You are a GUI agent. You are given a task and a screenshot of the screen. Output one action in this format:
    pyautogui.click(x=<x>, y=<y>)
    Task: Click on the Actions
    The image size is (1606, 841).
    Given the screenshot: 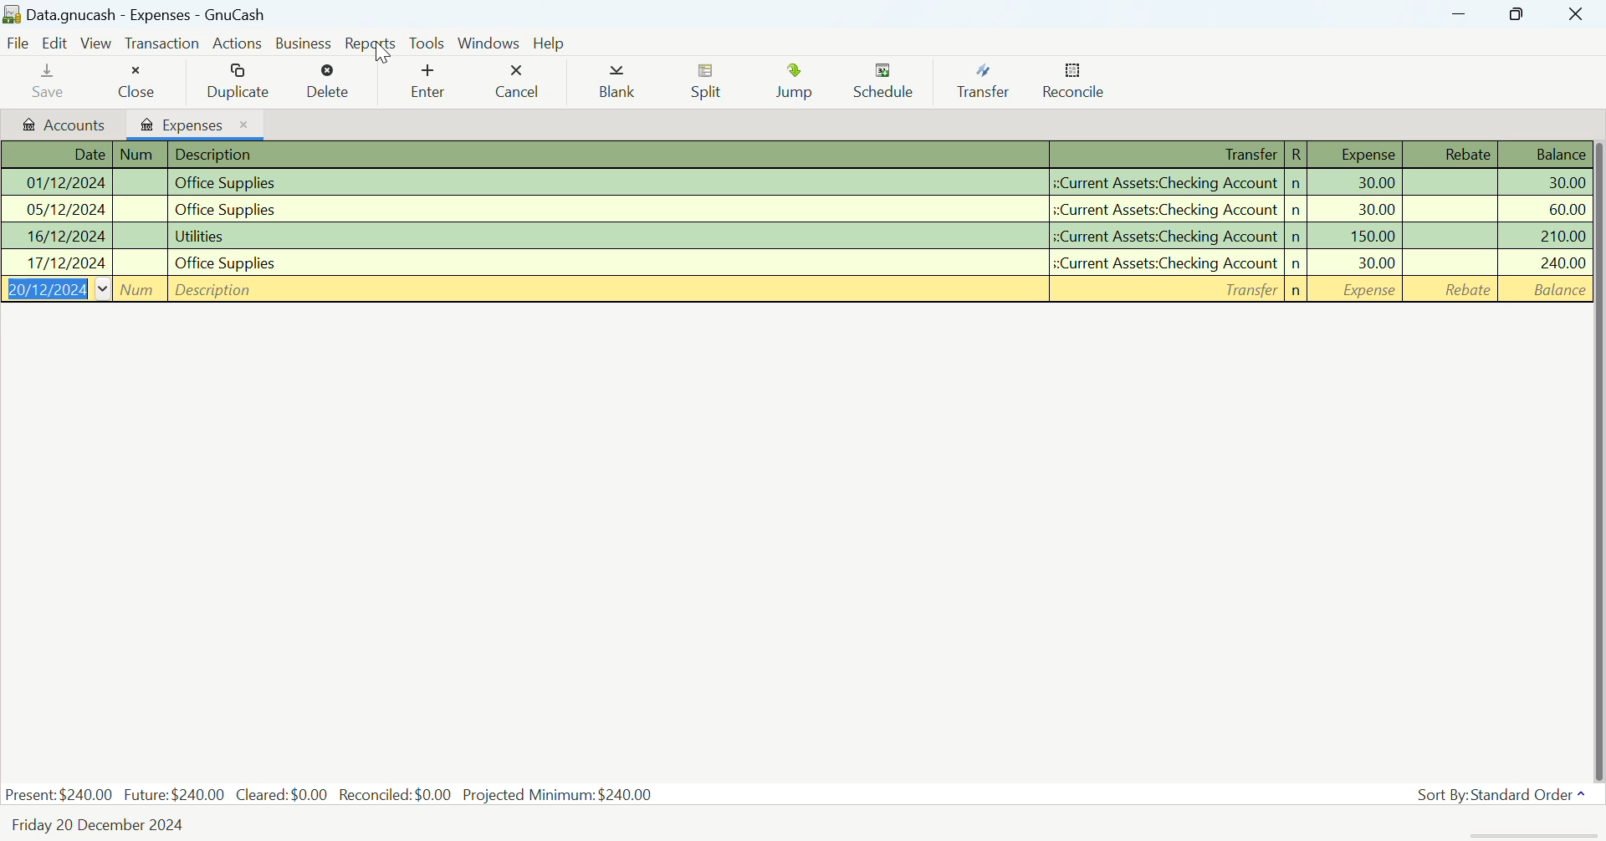 What is the action you would take?
    pyautogui.click(x=237, y=43)
    